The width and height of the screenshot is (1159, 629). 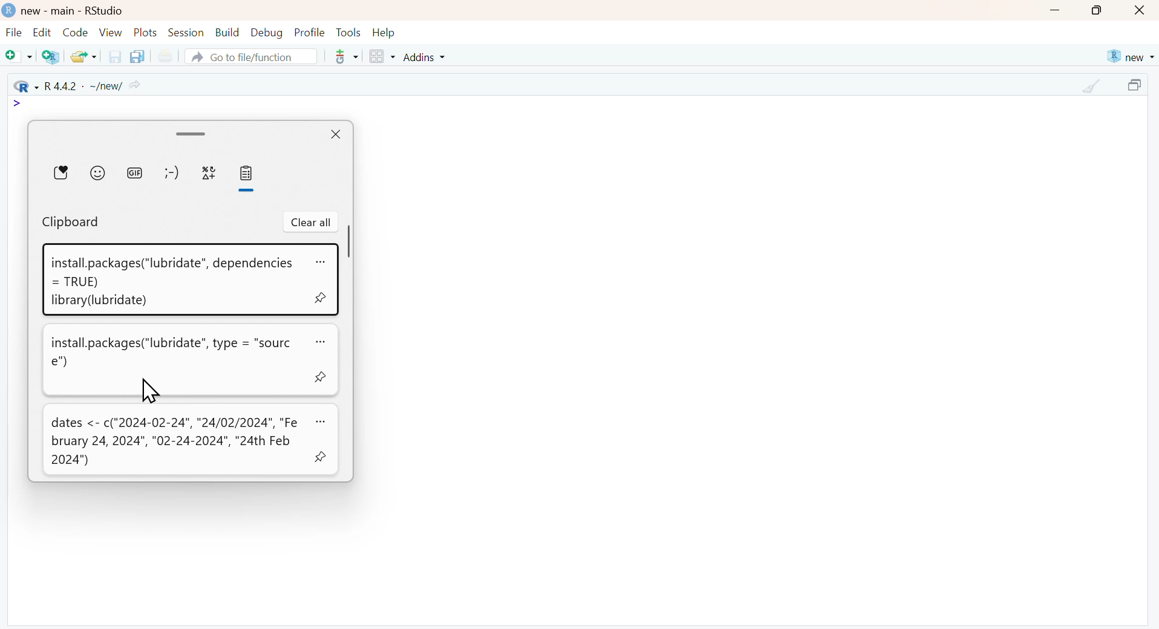 I want to click on more options, so click(x=319, y=421).